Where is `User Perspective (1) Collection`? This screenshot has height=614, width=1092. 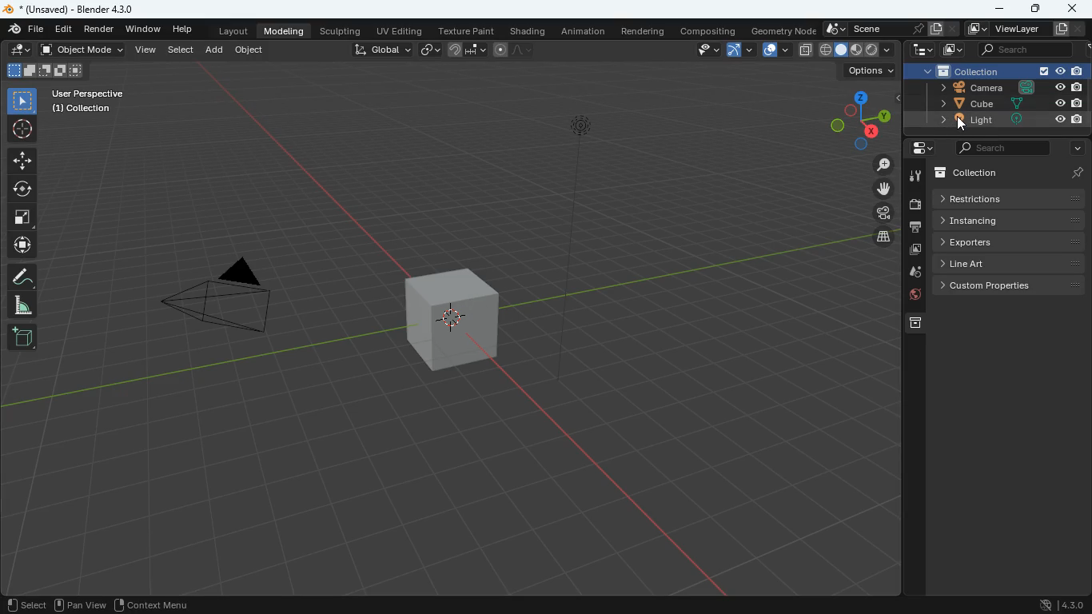
User Perspective (1) Collection is located at coordinates (86, 101).